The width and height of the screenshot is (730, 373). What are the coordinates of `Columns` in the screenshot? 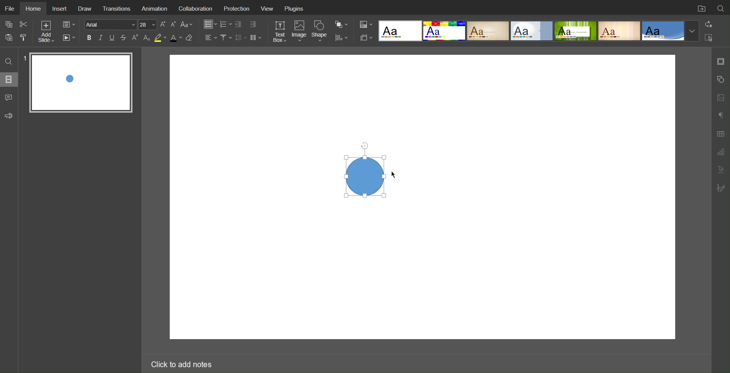 It's located at (257, 37).